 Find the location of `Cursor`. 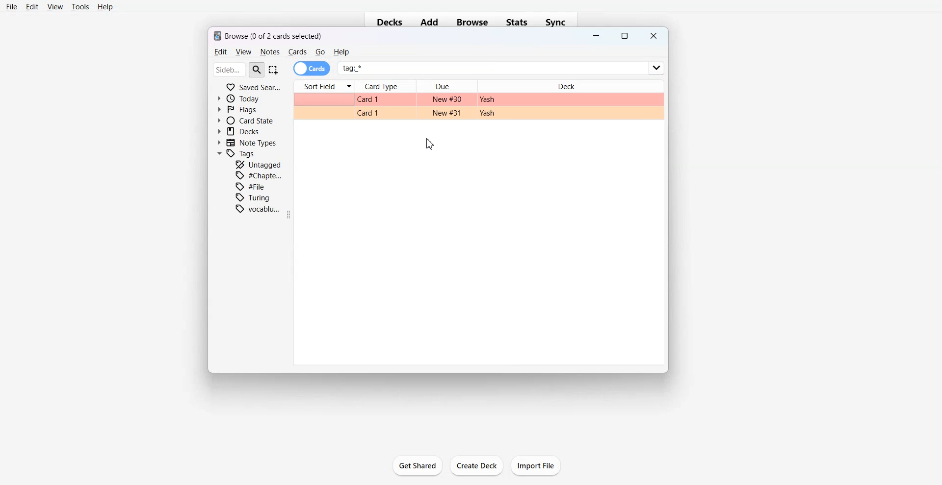

Cursor is located at coordinates (431, 144).